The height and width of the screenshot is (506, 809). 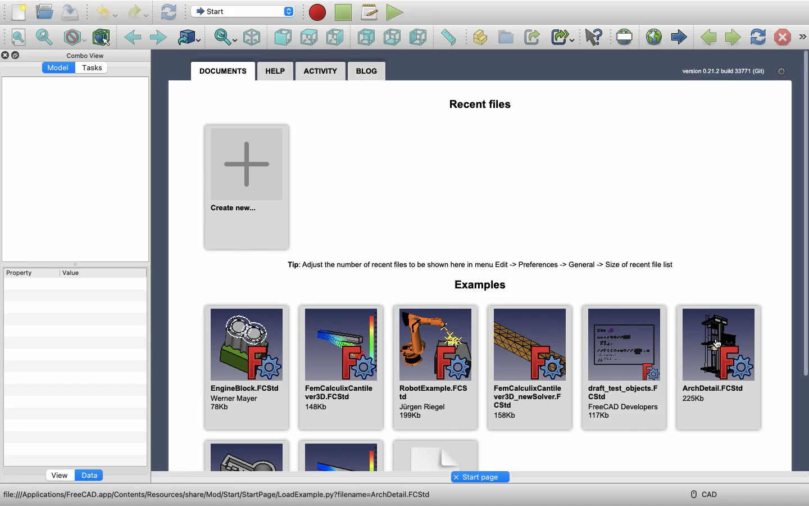 I want to click on Isometric, so click(x=251, y=37).